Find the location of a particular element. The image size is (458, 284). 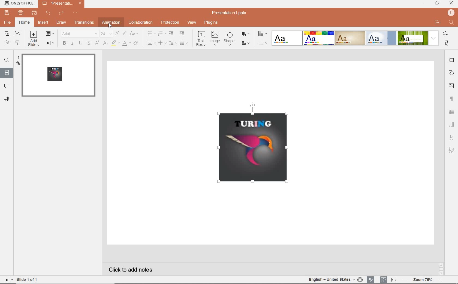

fit to slide is located at coordinates (384, 279).